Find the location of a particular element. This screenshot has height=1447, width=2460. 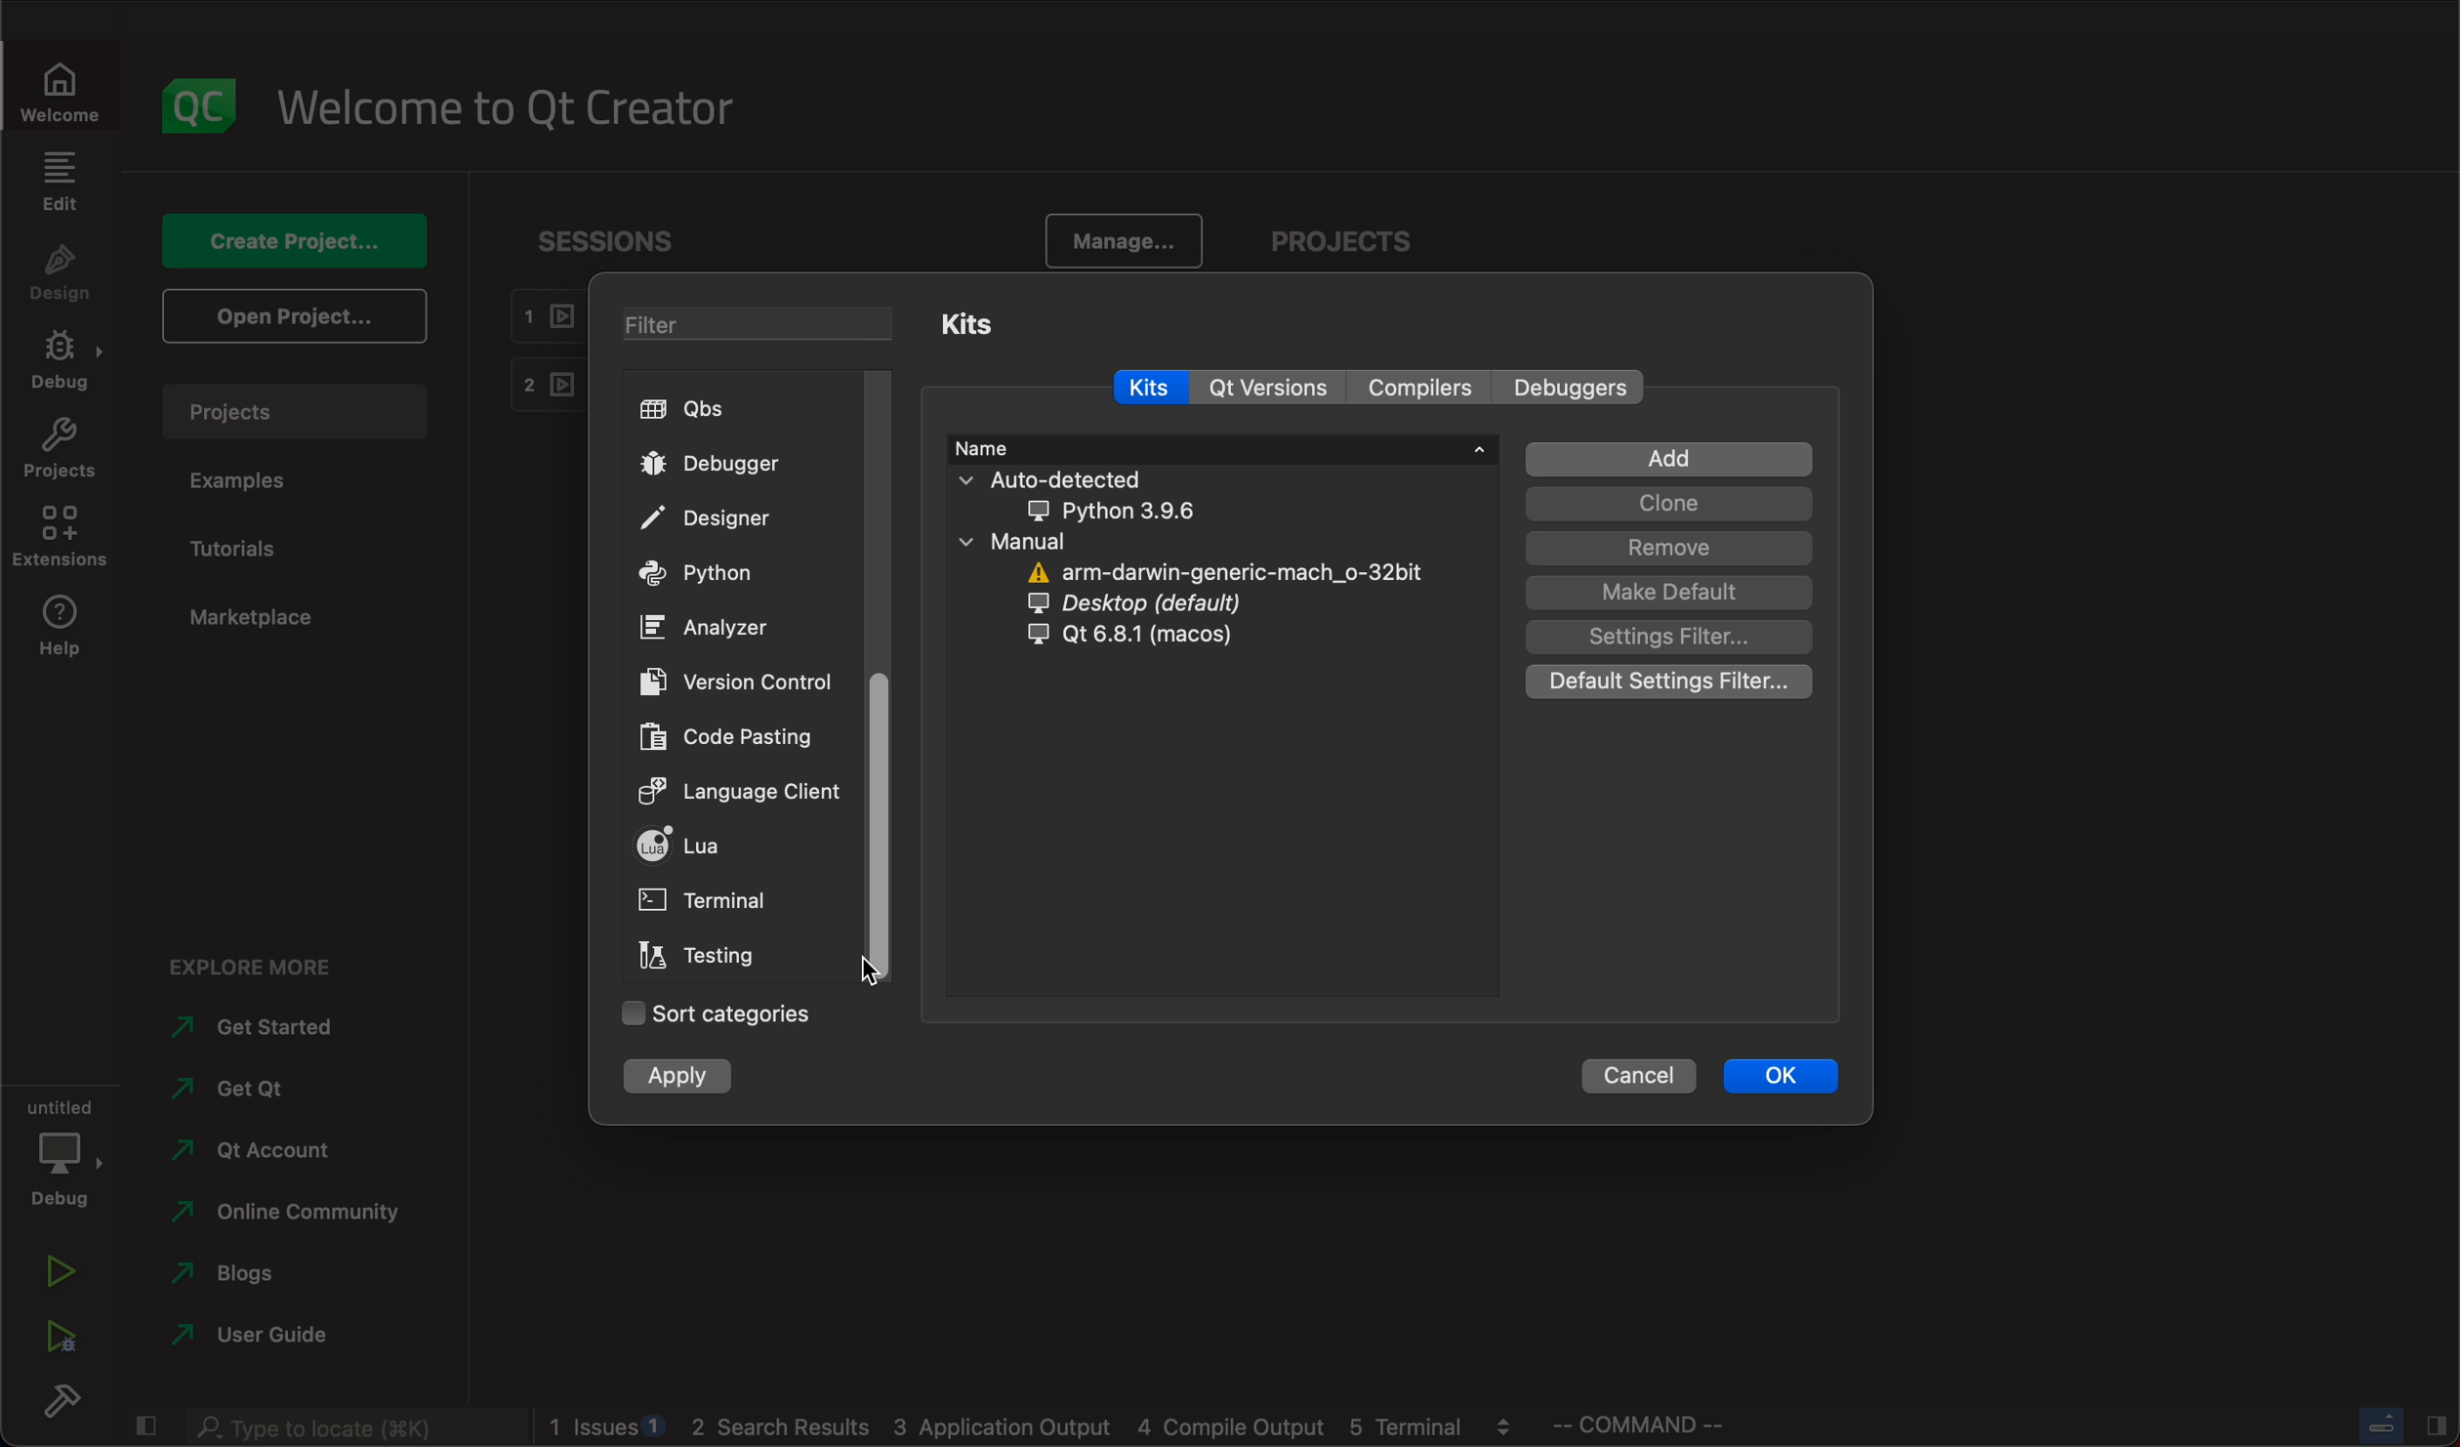

scroll bar is located at coordinates (882, 825).